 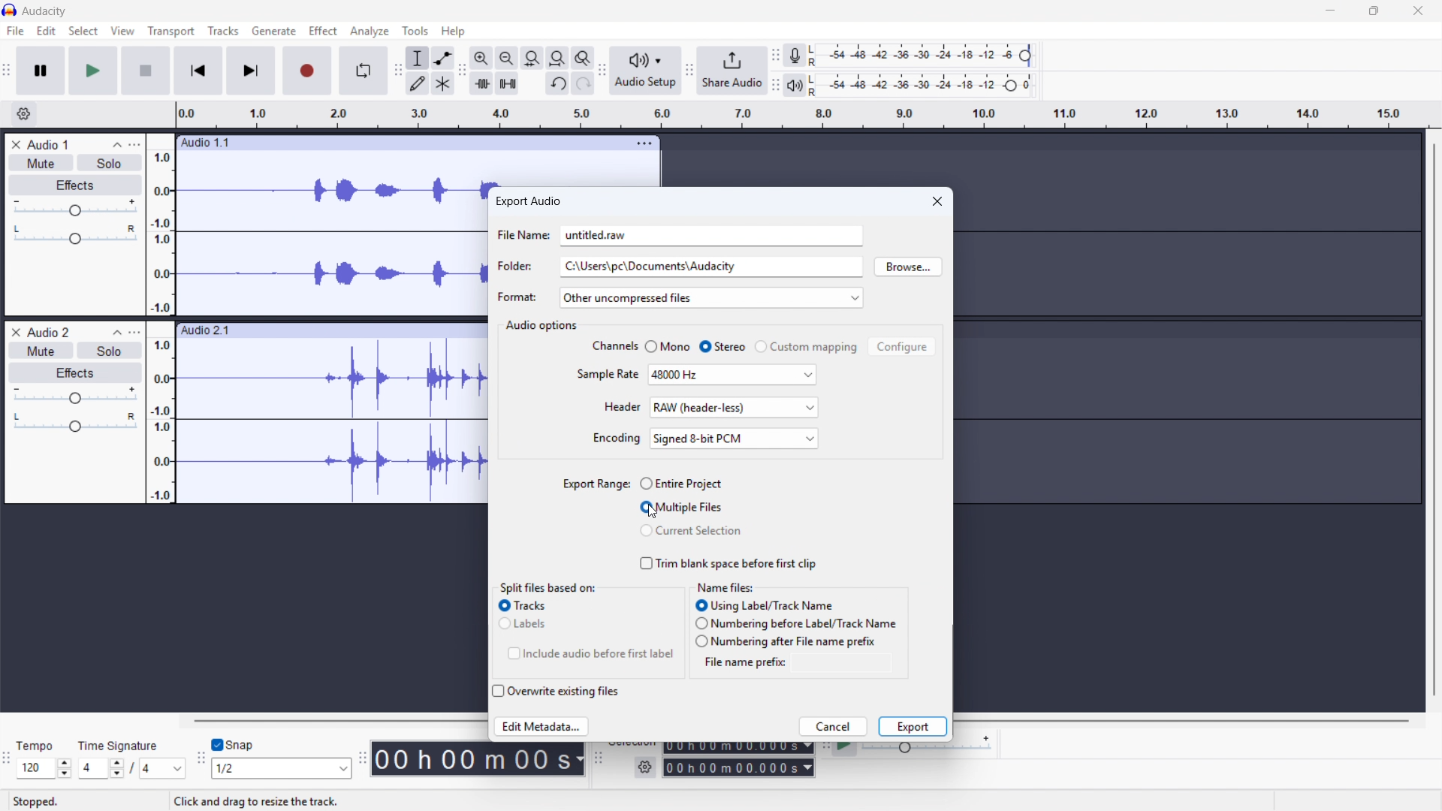 I want to click on Effects , so click(x=75, y=373).